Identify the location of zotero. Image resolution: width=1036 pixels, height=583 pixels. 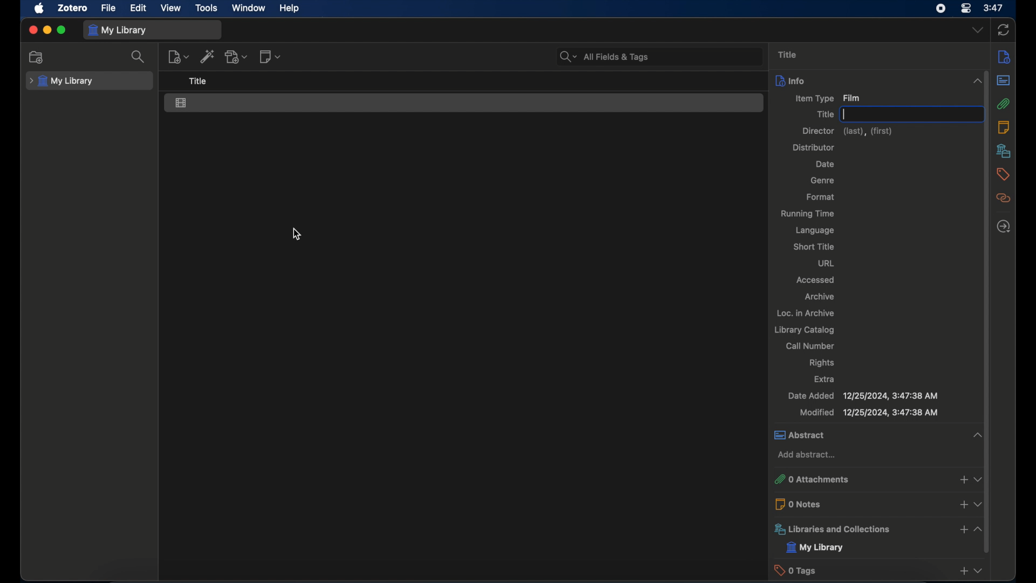
(73, 8).